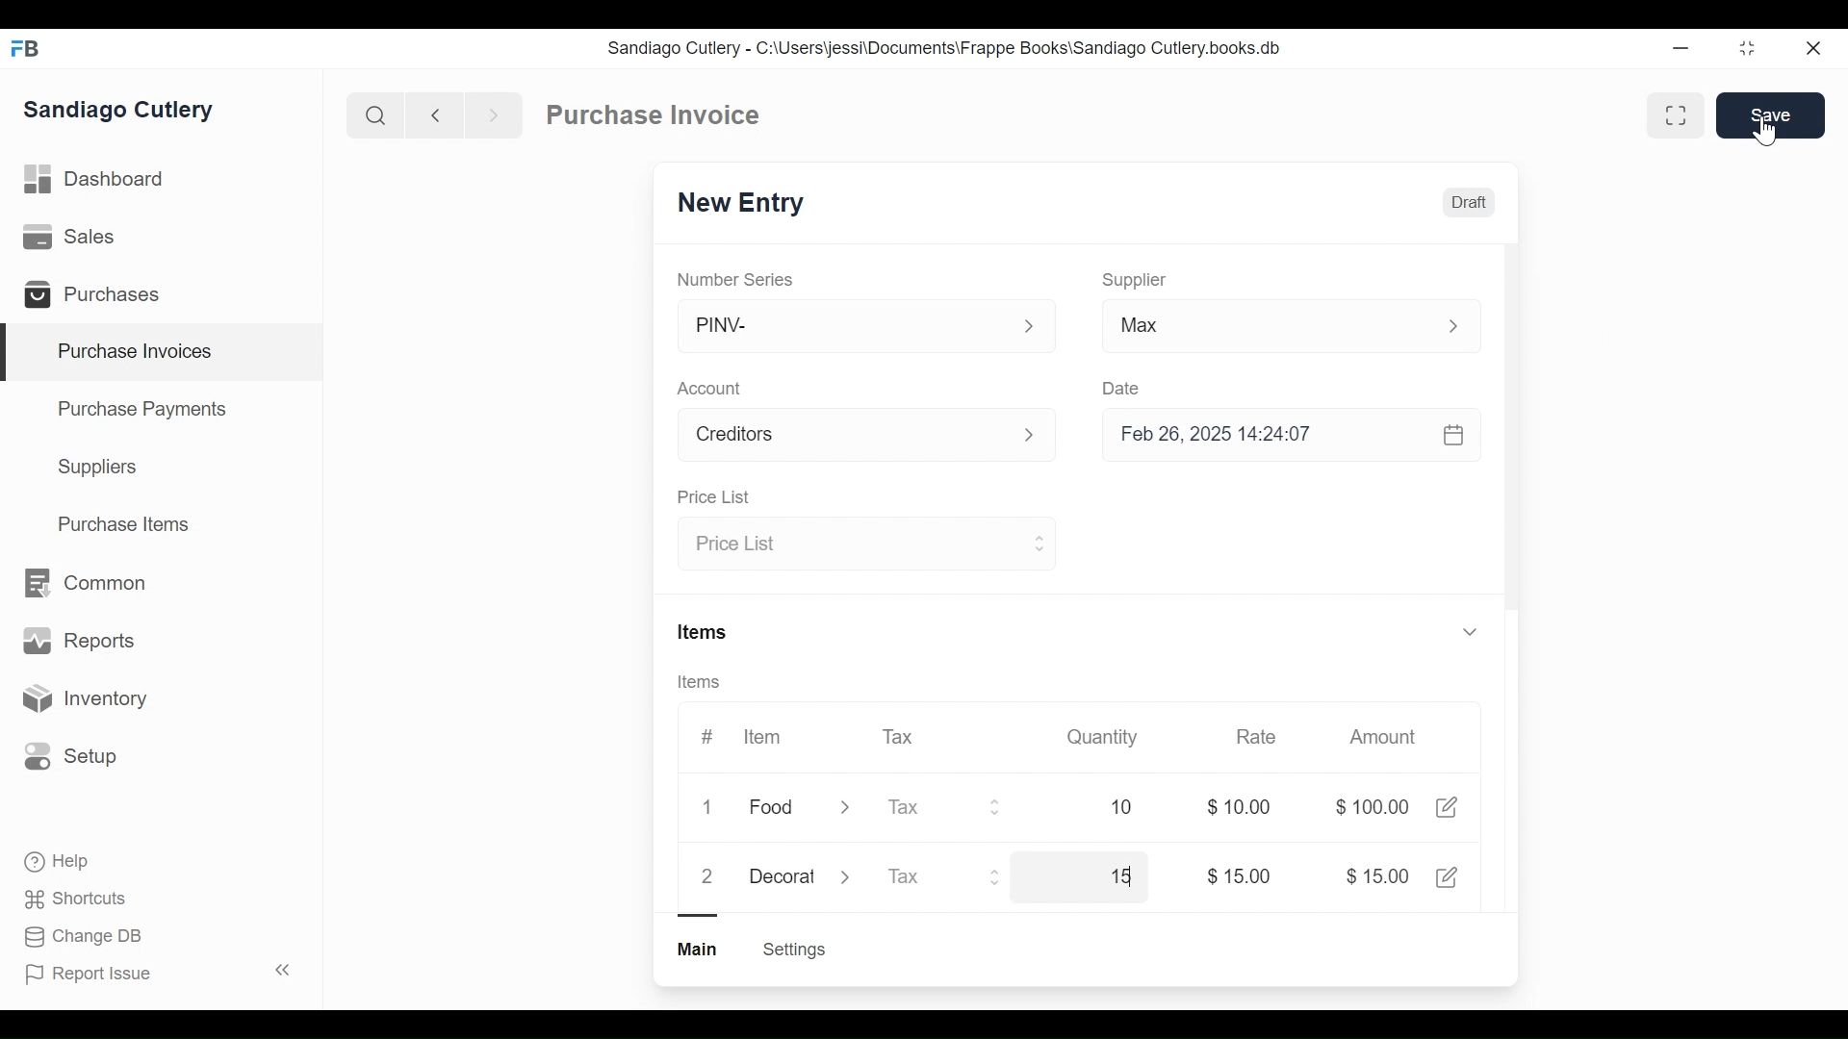  What do you see at coordinates (655, 115) in the screenshot?
I see `Purchase Invoice` at bounding box center [655, 115].